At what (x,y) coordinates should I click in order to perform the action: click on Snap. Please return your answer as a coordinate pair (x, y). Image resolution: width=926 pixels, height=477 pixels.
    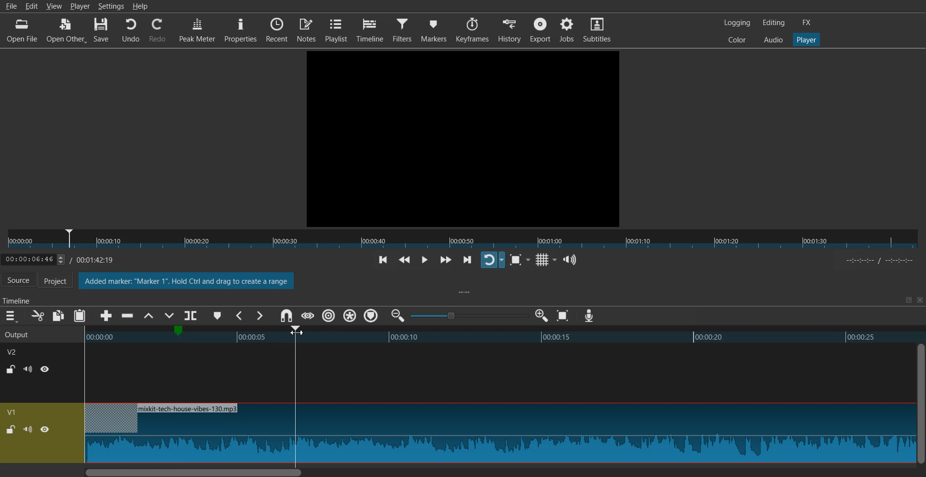
    Looking at the image, I should click on (286, 316).